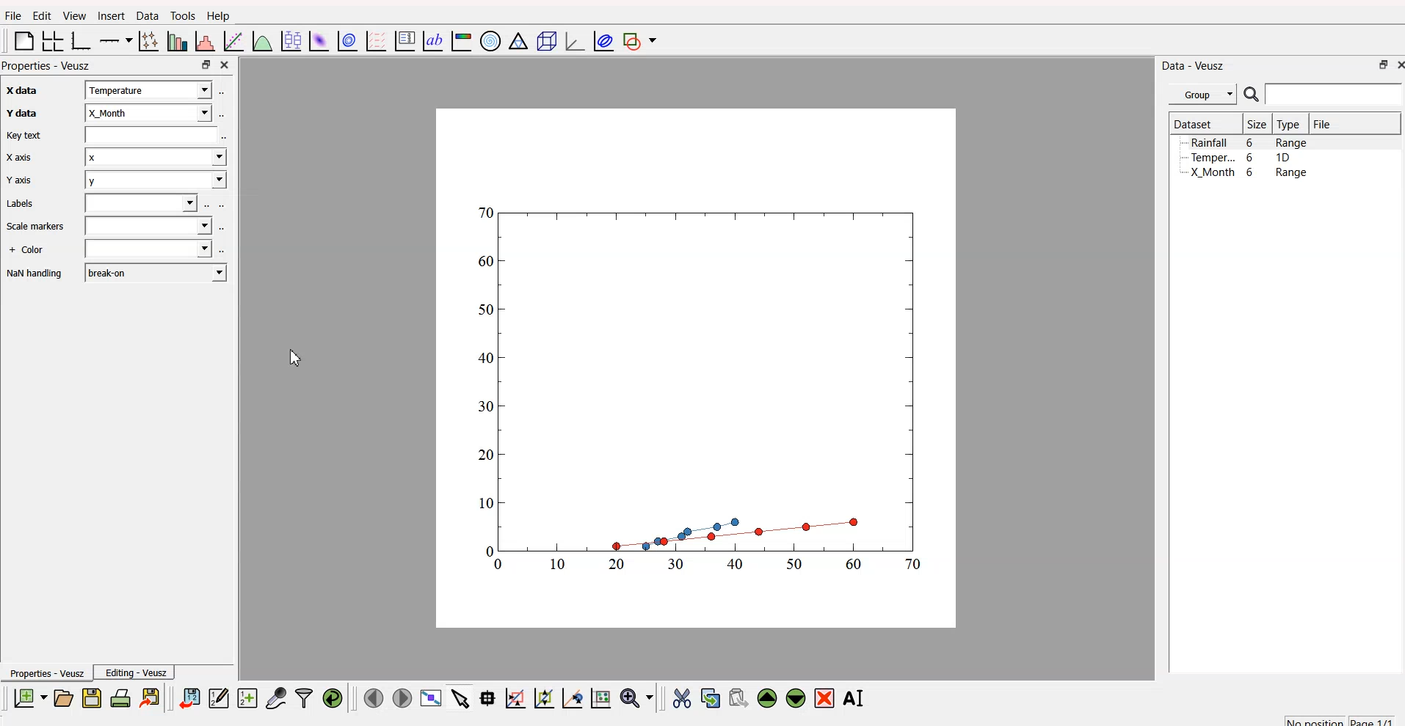 This screenshot has height=726, width=1405. I want to click on move to the next page, so click(404, 698).